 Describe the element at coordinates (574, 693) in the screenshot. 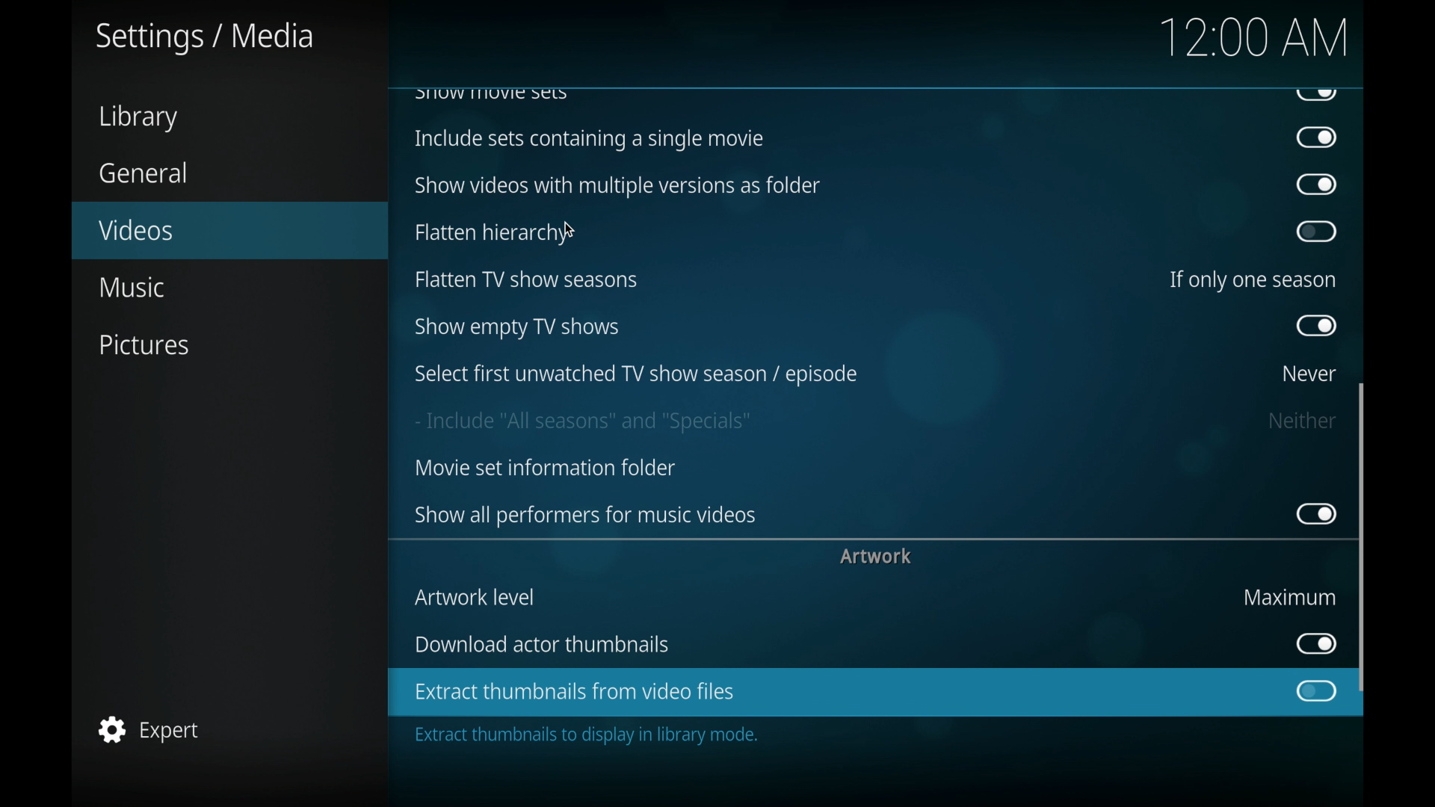

I see `enable extract thumbnails from video files` at that location.